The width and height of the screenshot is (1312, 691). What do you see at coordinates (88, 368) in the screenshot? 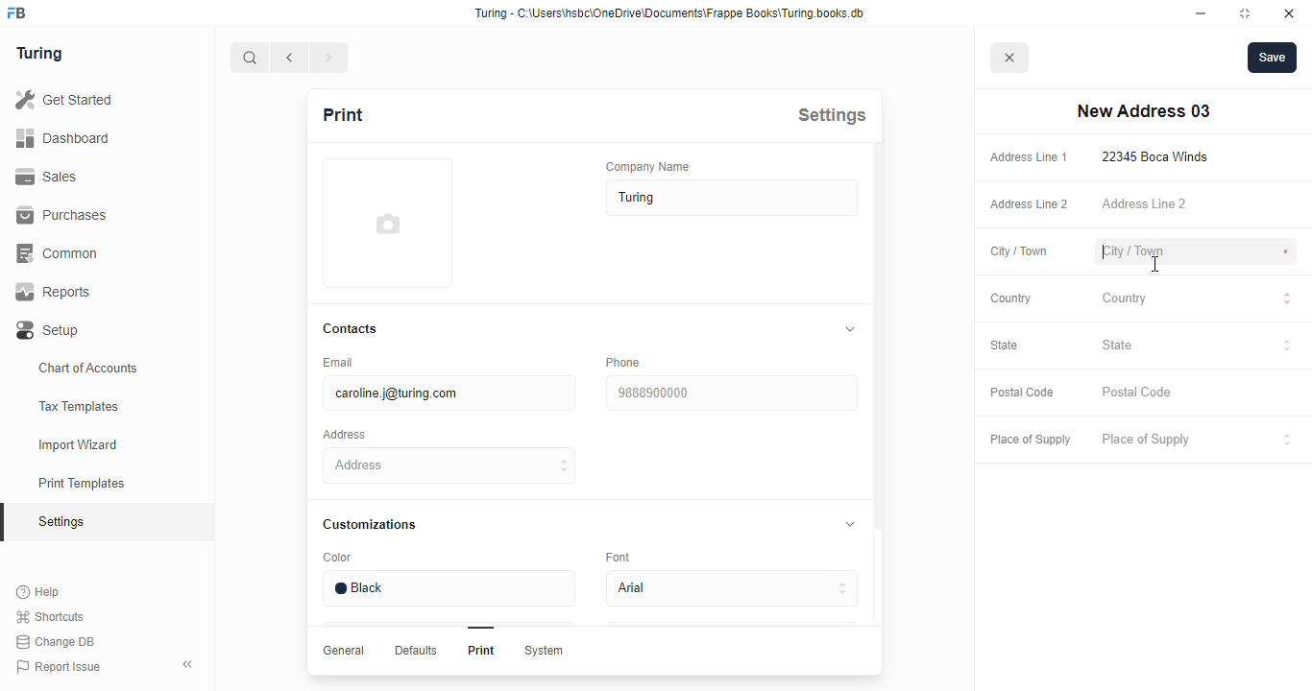
I see `chart of accounts` at bounding box center [88, 368].